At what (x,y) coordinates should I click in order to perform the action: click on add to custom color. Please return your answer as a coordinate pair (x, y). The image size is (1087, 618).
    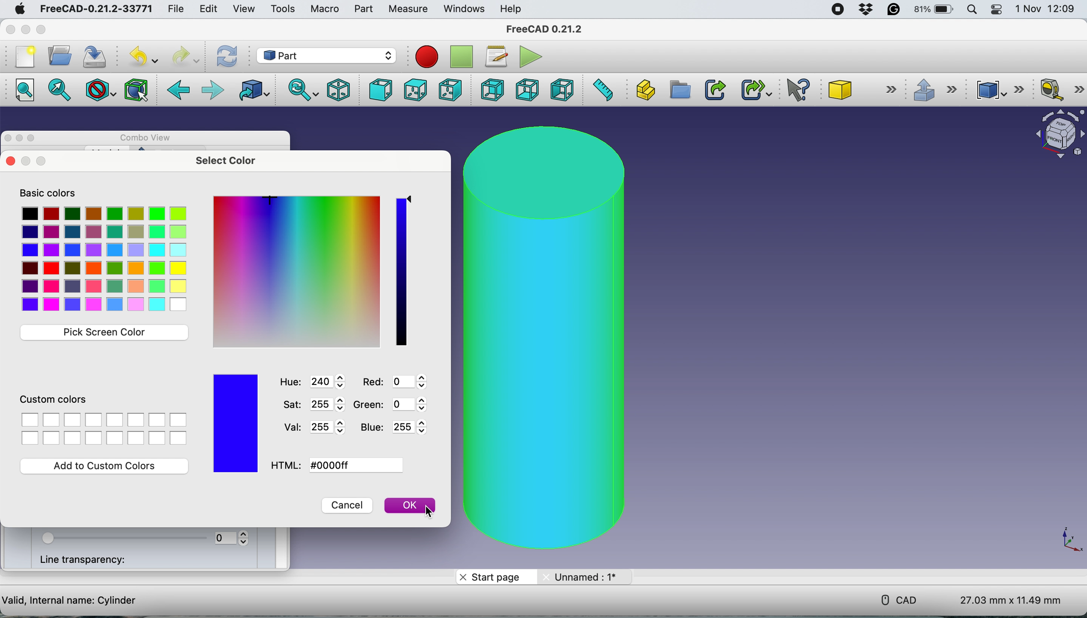
    Looking at the image, I should click on (109, 466).